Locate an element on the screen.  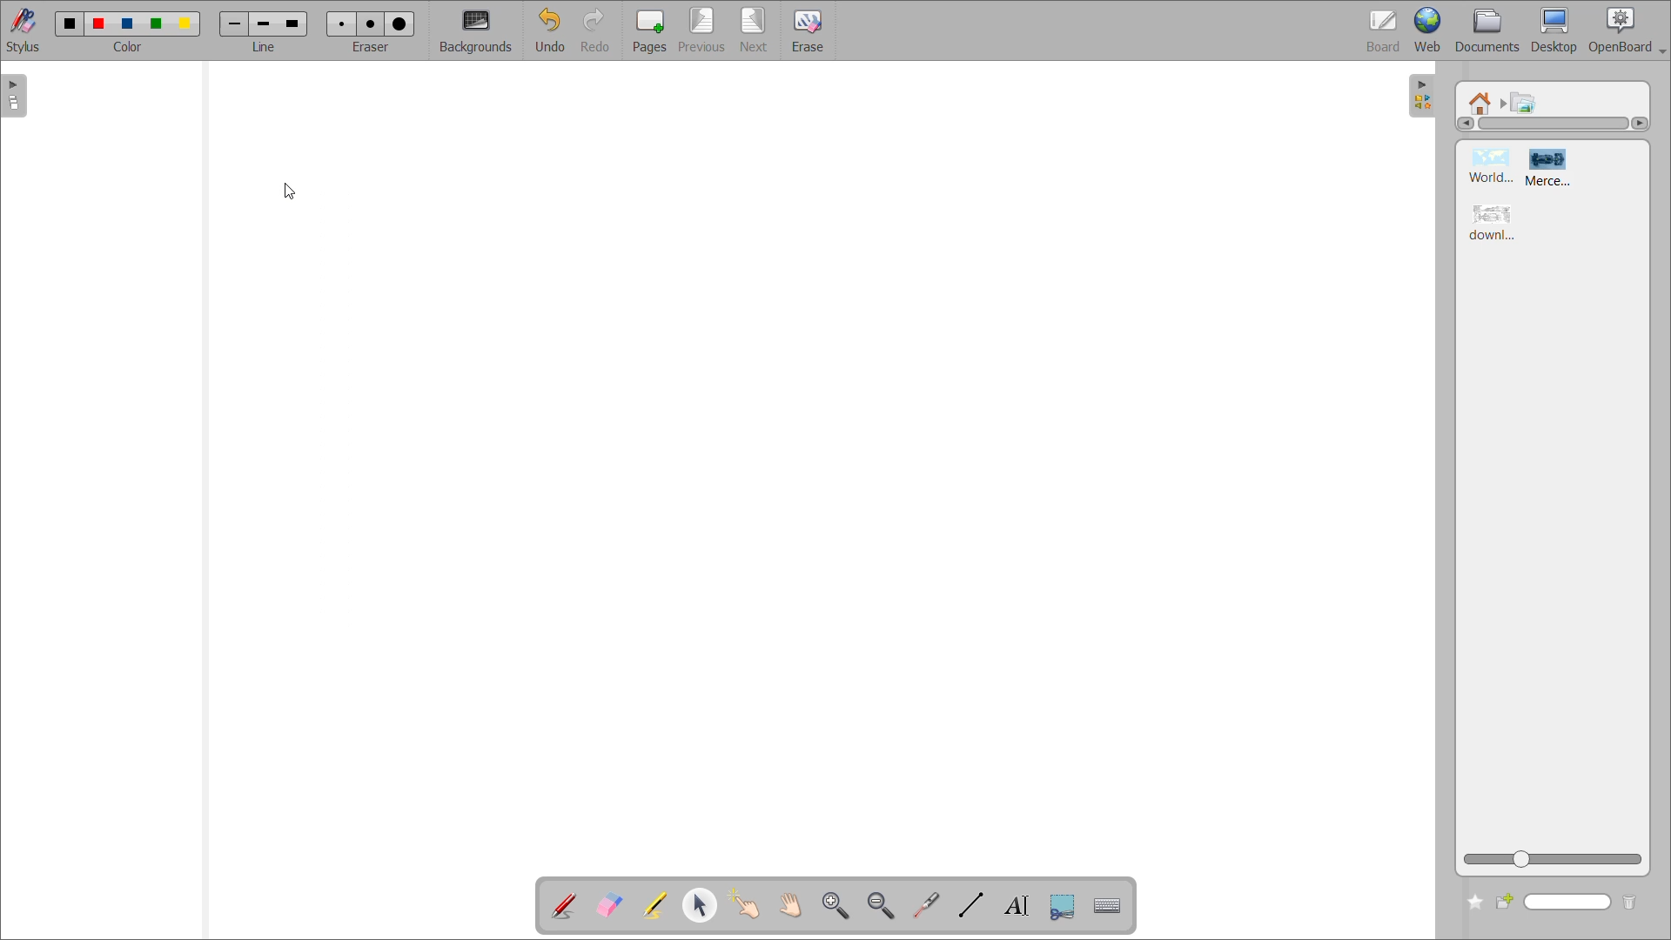
highlight is located at coordinates (656, 906).